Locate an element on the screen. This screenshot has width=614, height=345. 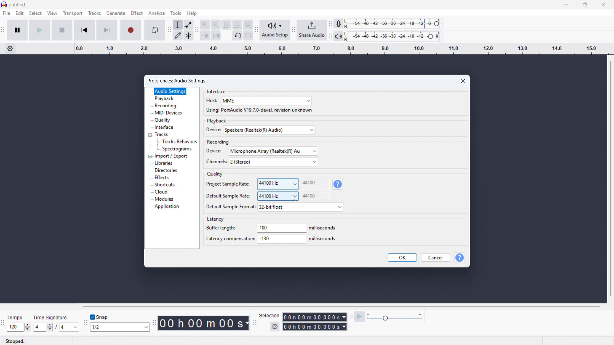
buffer length is located at coordinates (221, 227).